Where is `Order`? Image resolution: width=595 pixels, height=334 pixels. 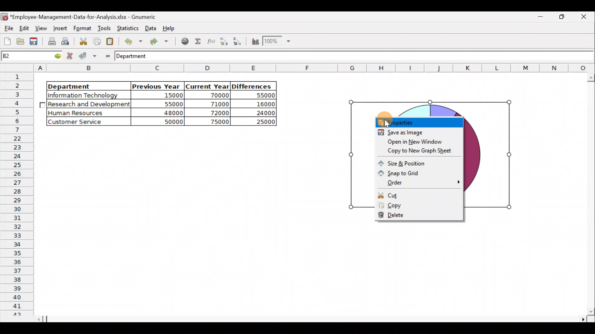 Order is located at coordinates (421, 182).